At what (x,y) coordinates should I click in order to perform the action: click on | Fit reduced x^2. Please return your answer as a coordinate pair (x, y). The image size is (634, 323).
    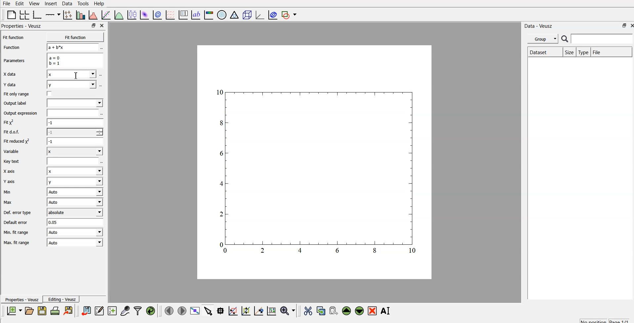
    Looking at the image, I should click on (16, 141).